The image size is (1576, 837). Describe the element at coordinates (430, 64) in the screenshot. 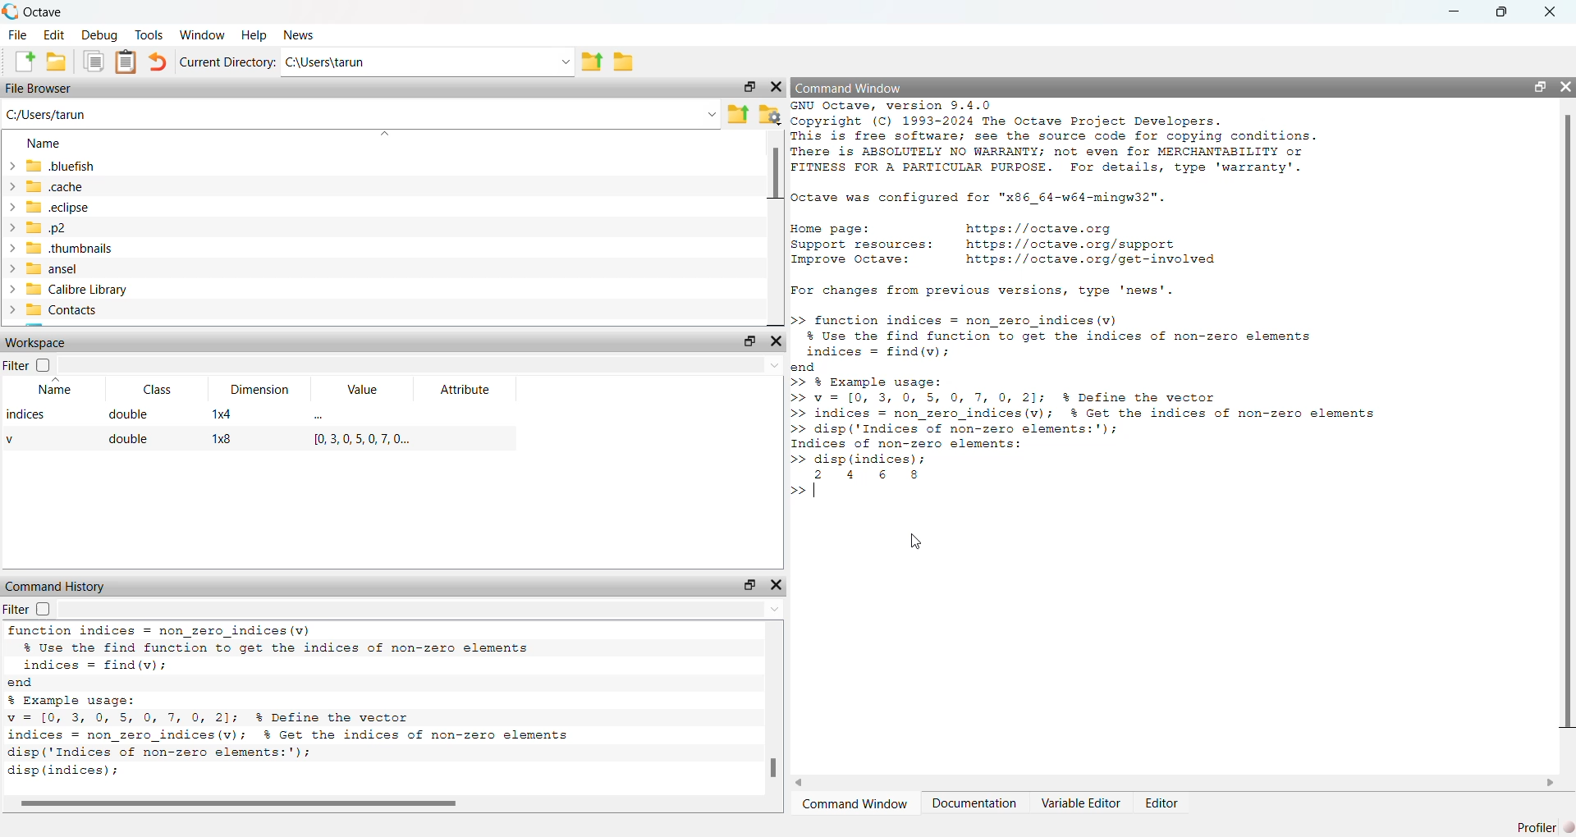

I see `C:\Users\tarun Ld` at that location.